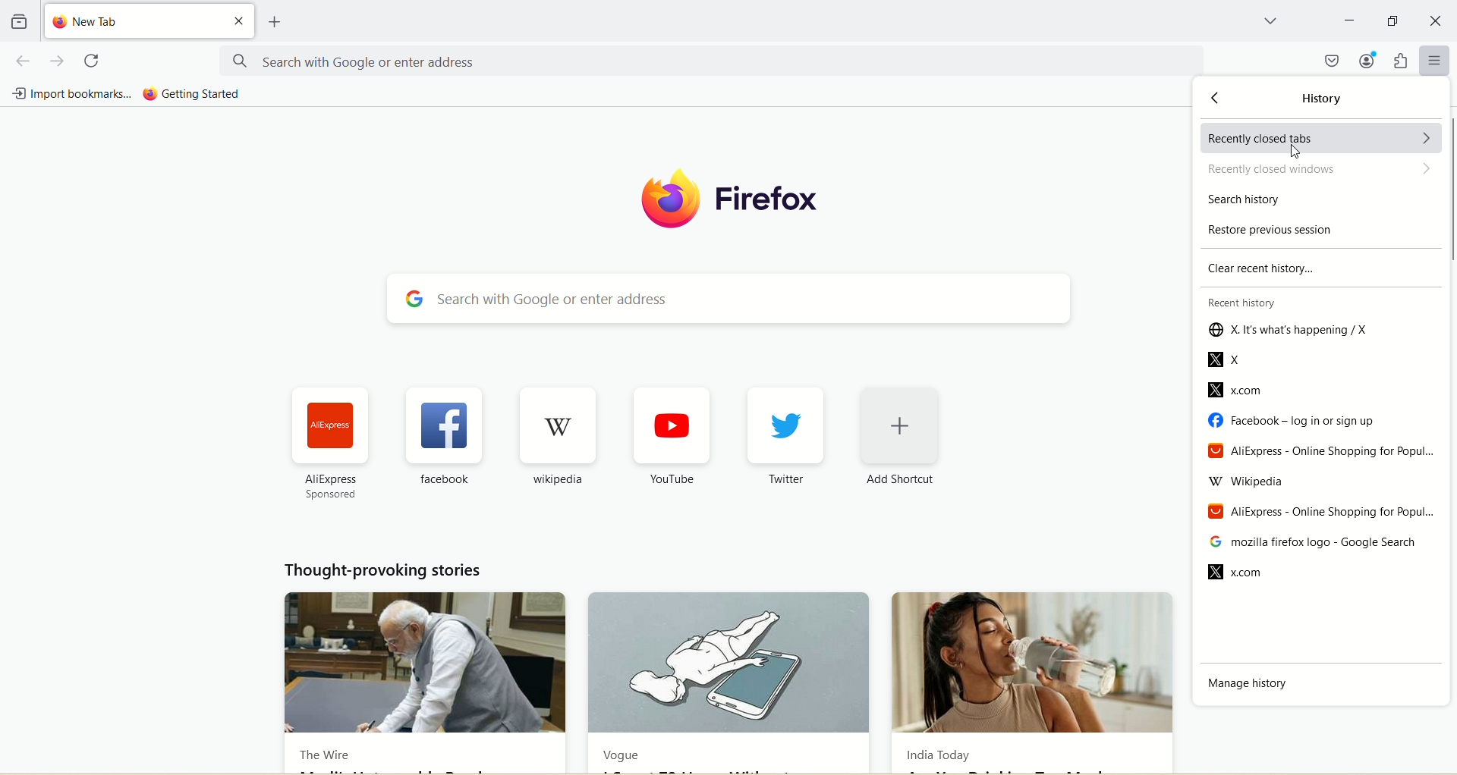 The image size is (1457, 775). I want to click on The Wire news, so click(423, 665).